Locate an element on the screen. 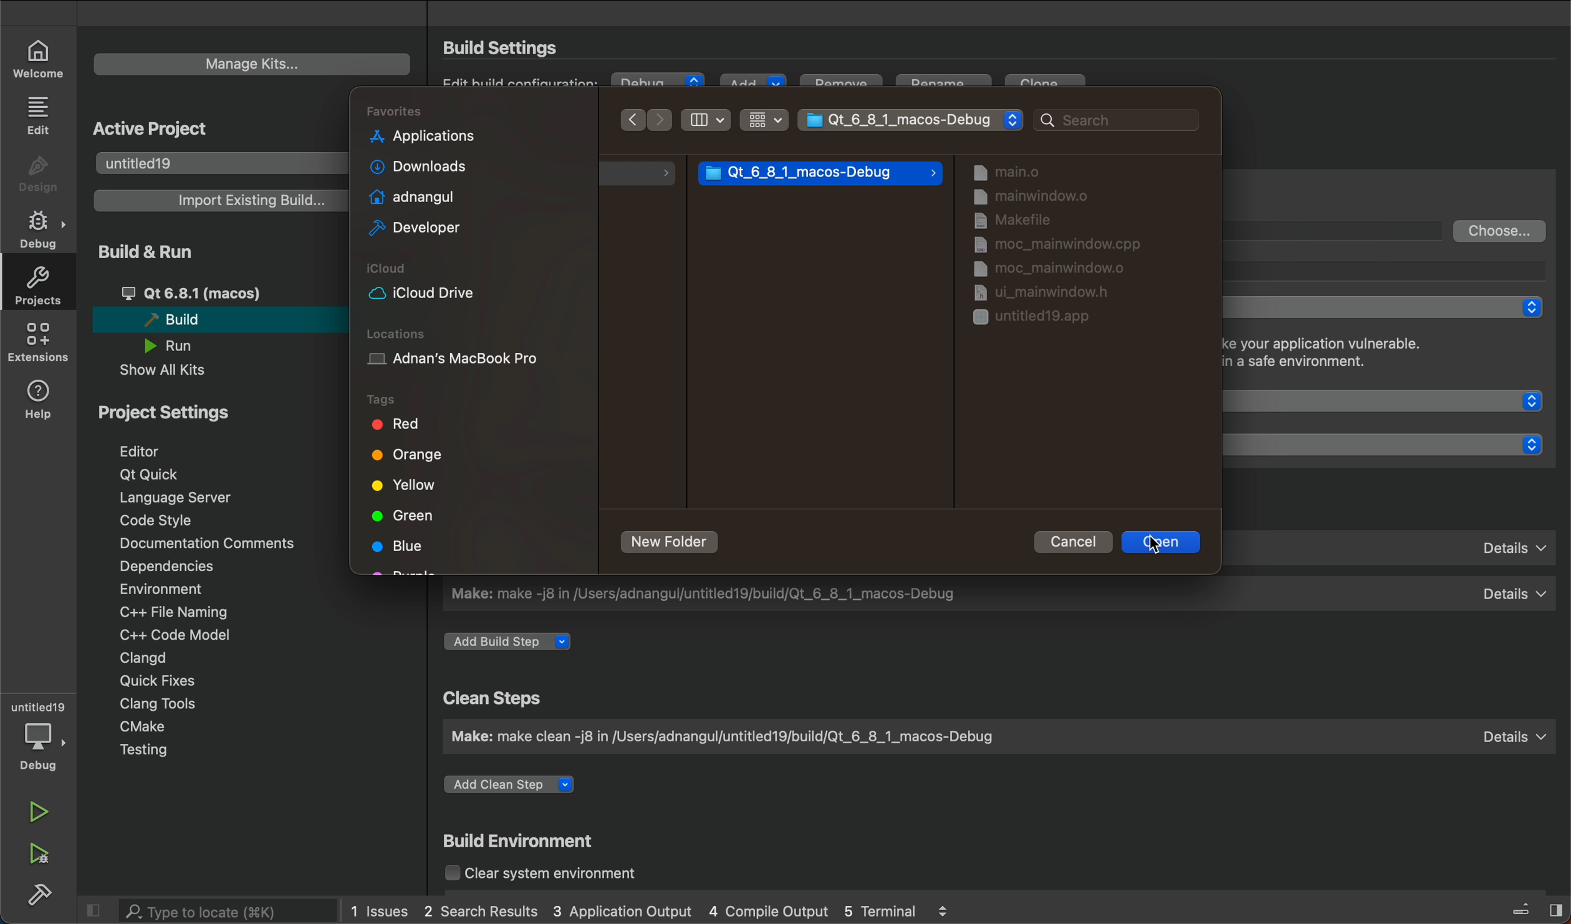 The image size is (1571, 924). orange is located at coordinates (411, 458).